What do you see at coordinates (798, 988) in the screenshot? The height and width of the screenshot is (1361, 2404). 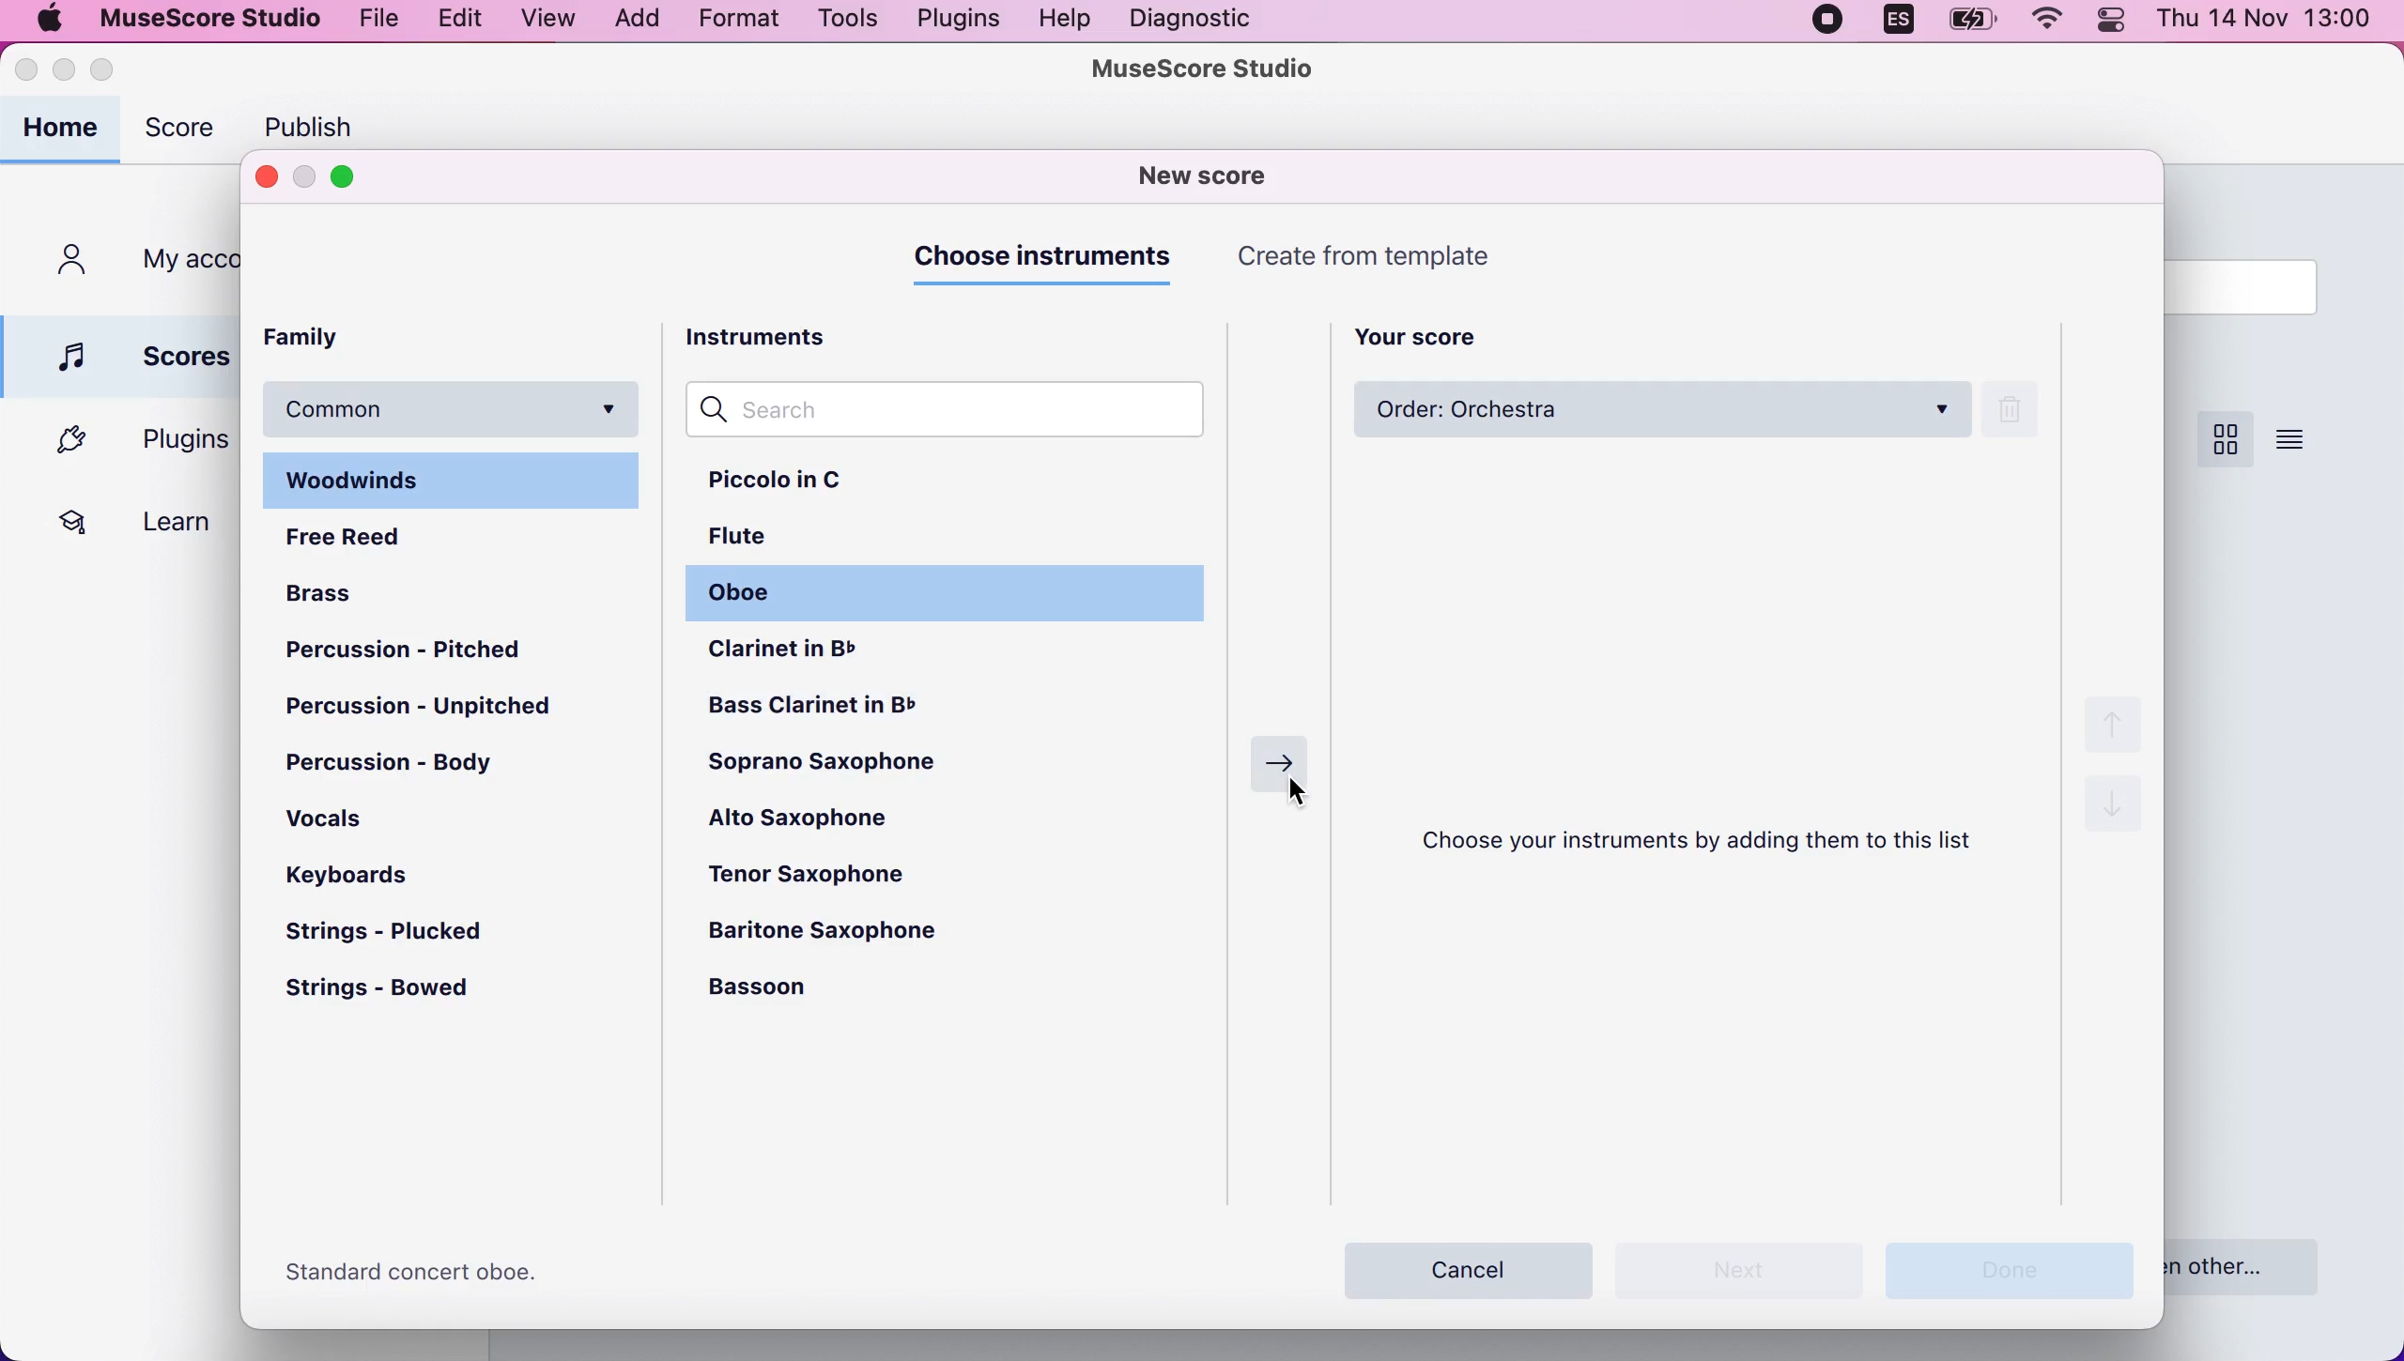 I see `bassoon` at bounding box center [798, 988].